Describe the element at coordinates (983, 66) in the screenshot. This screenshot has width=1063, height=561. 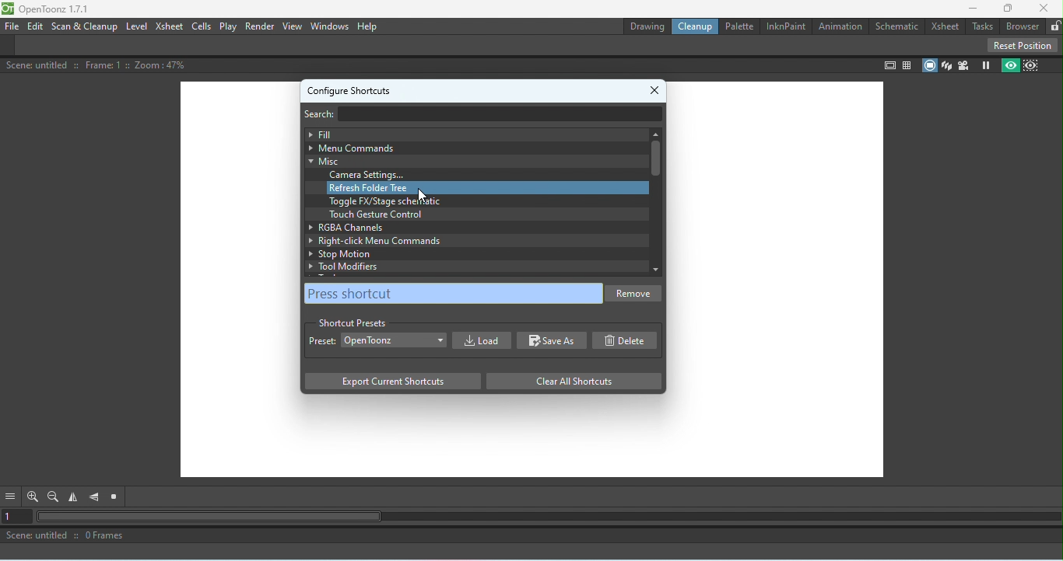
I see `Freeze` at that location.